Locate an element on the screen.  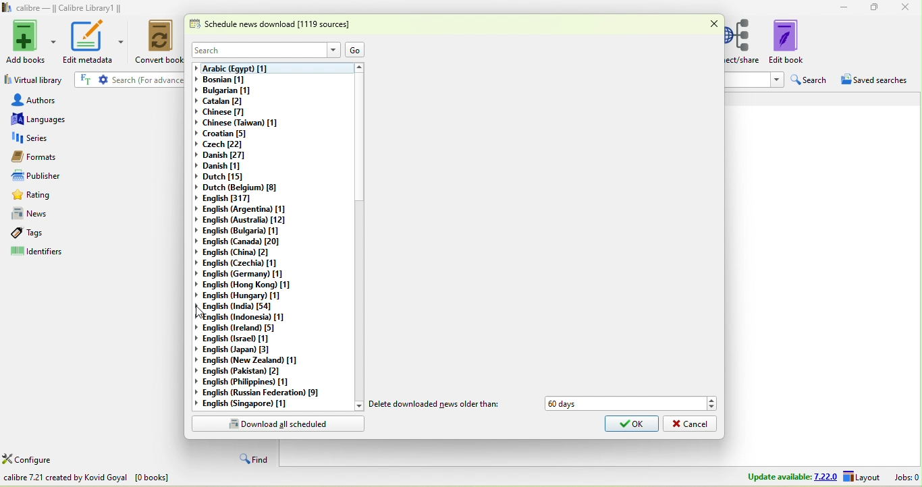
english (pakistan)[2] is located at coordinates (260, 372).